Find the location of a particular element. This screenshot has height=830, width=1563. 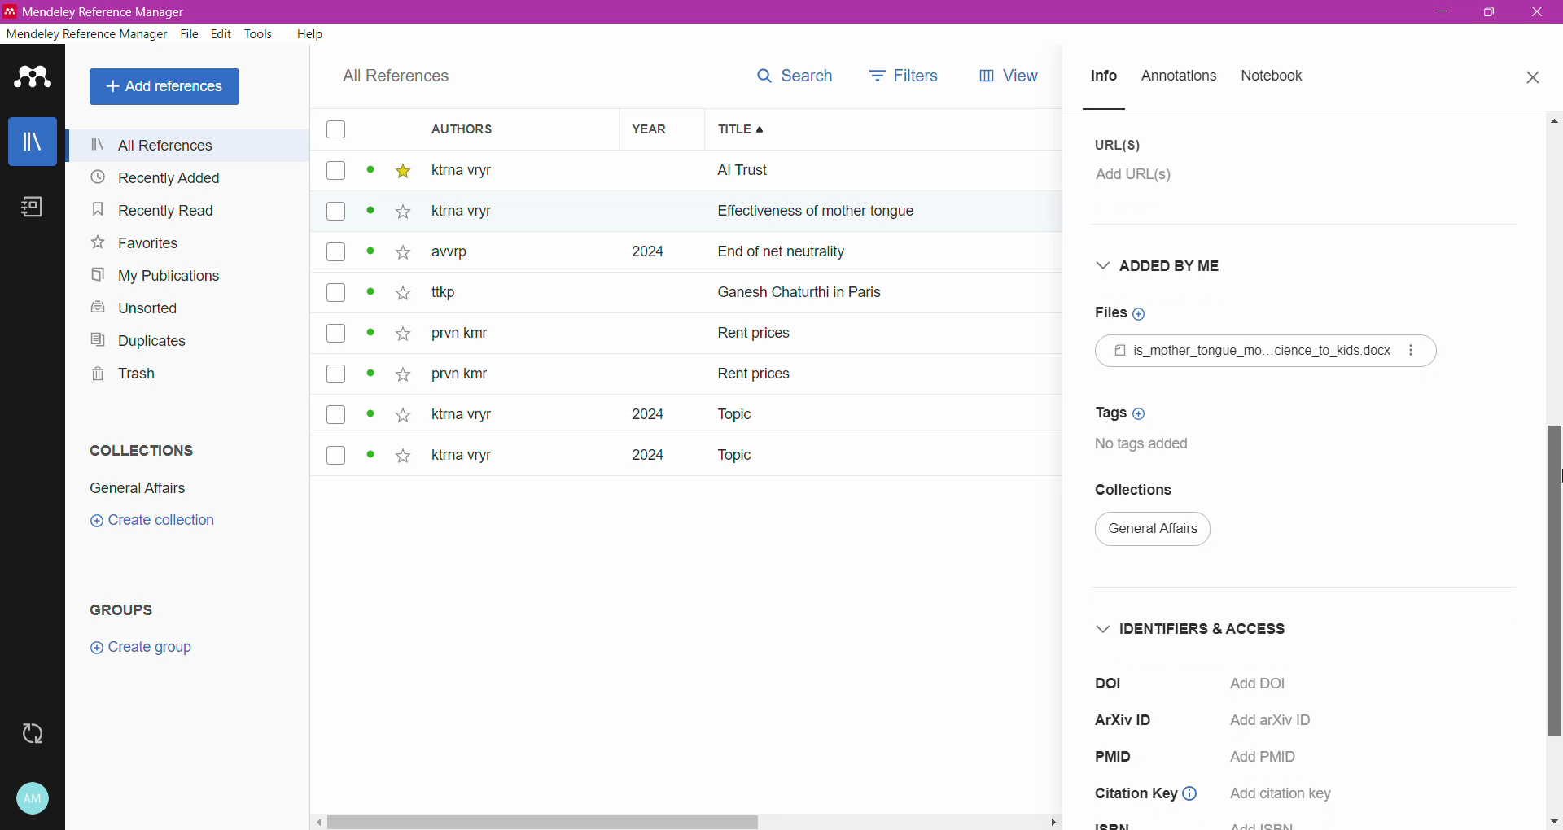

Year is located at coordinates (655, 129).